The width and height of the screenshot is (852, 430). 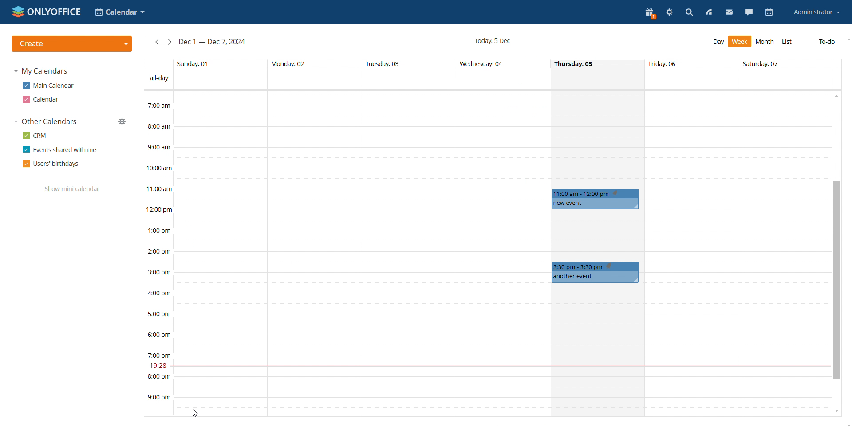 What do you see at coordinates (195, 412) in the screenshot?
I see `cursor` at bounding box center [195, 412].